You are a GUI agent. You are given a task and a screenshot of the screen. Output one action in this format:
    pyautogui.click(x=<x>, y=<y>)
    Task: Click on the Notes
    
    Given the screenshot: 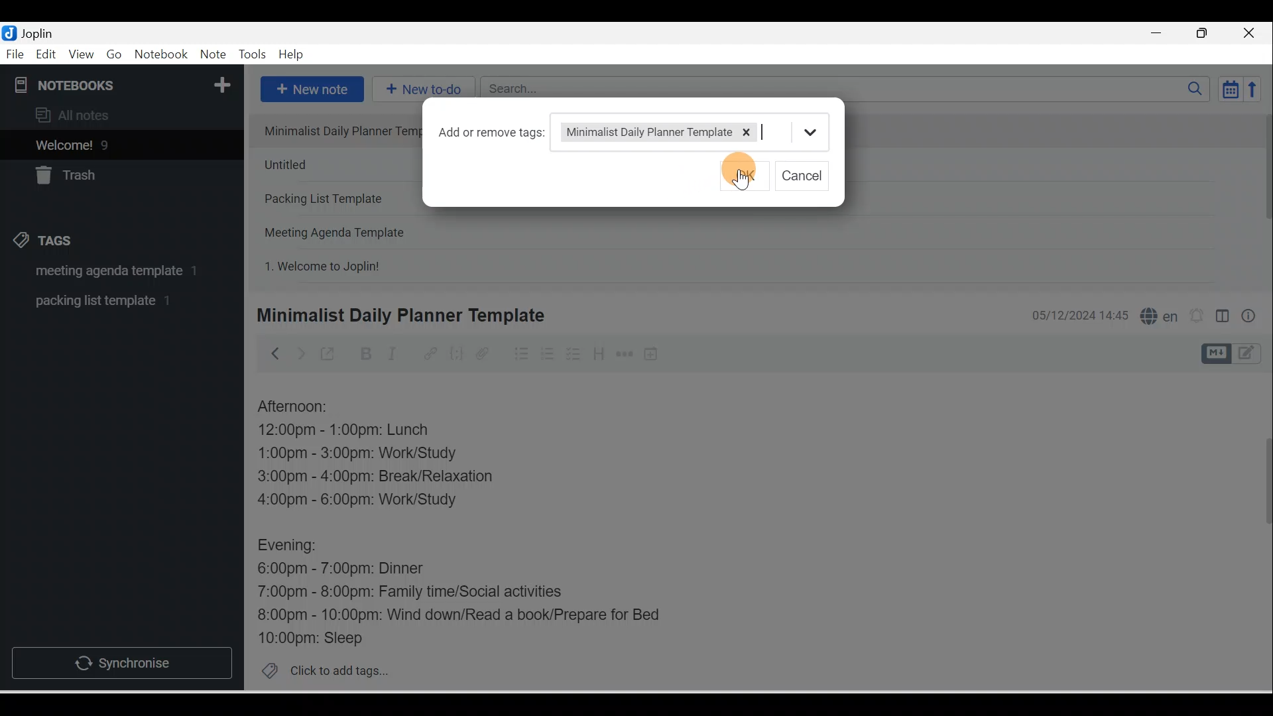 What is the action you would take?
    pyautogui.click(x=112, y=142)
    